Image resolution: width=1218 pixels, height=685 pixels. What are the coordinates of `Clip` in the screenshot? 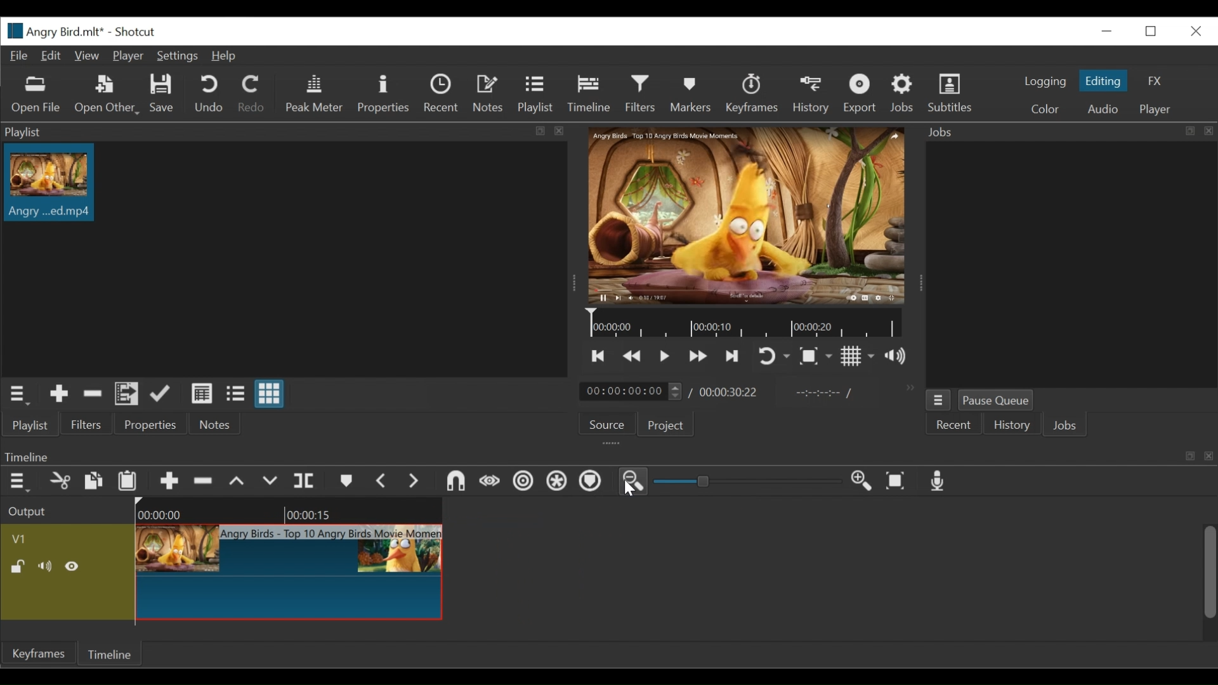 It's located at (25, 519).